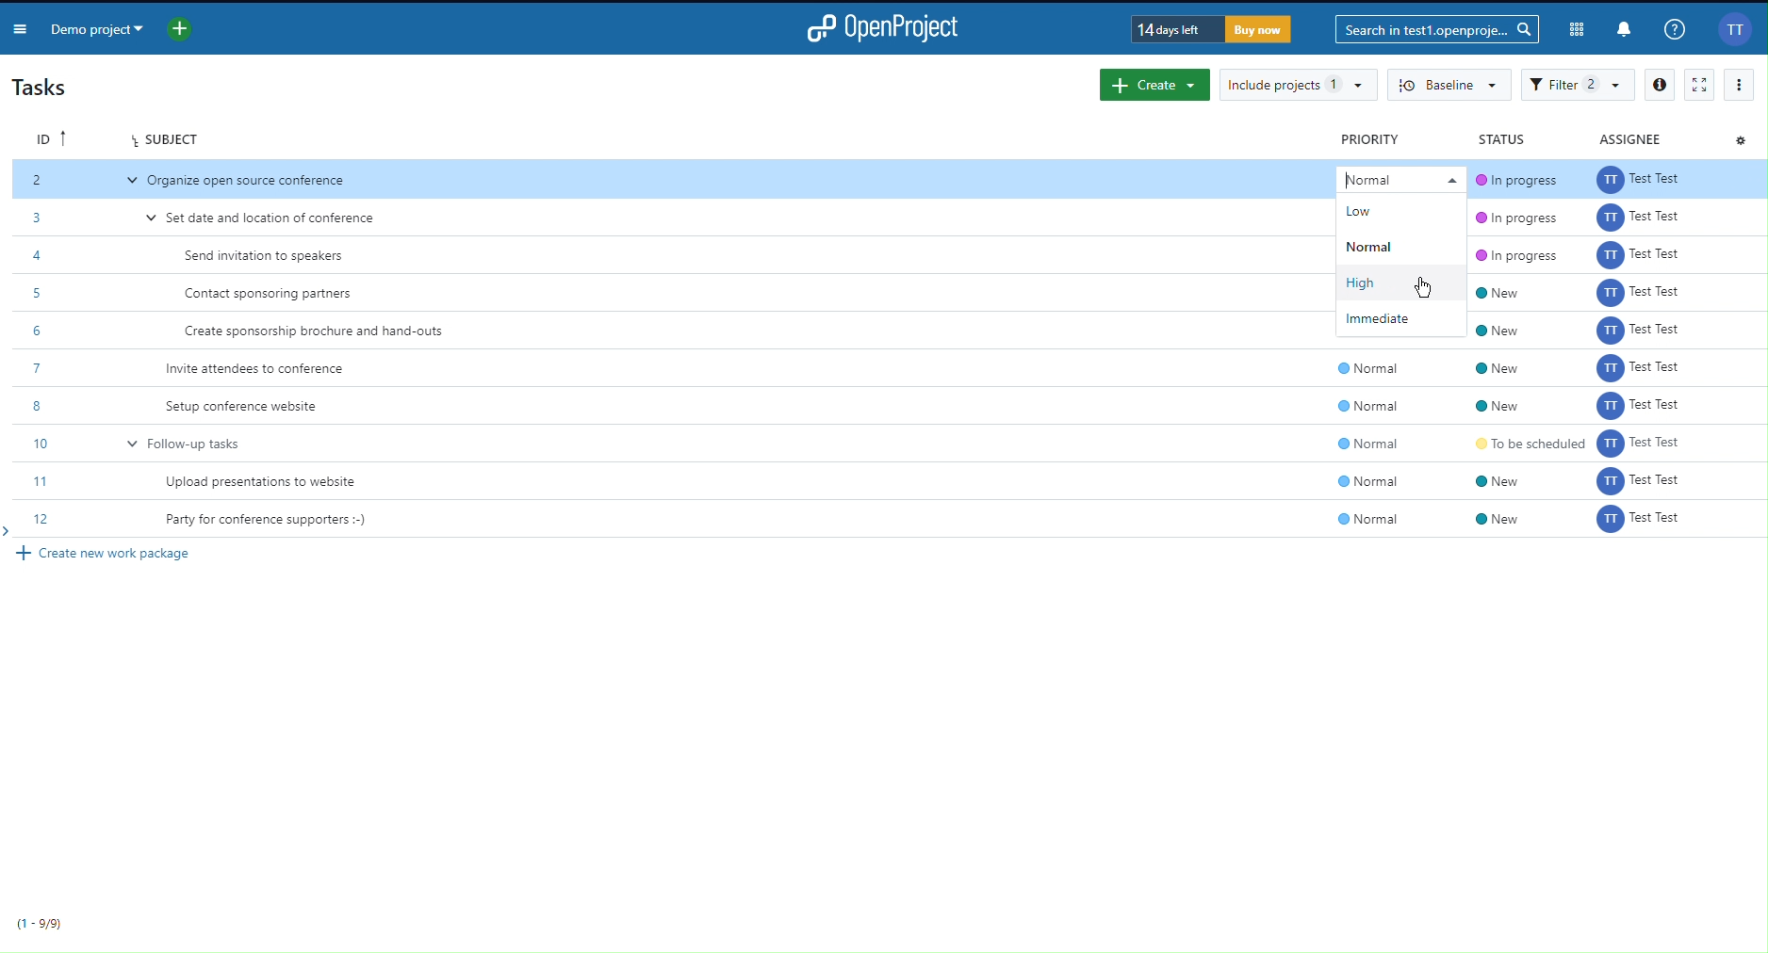 The width and height of the screenshot is (1768, 953). I want to click on Normal, so click(1376, 247).